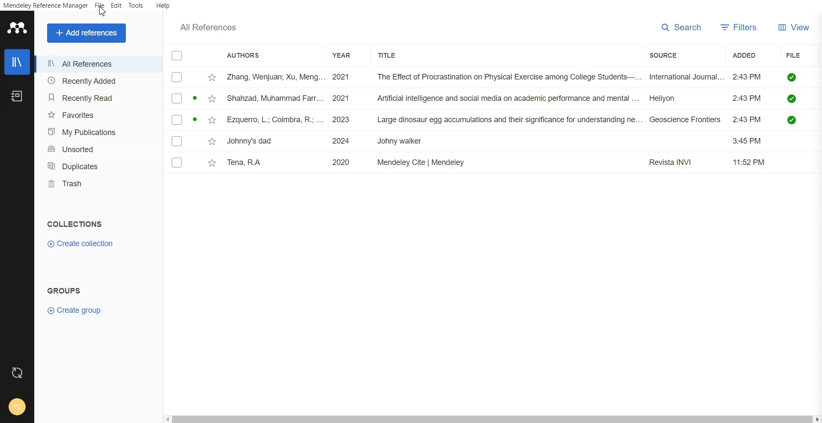 Image resolution: width=822 pixels, height=423 pixels. Describe the element at coordinates (794, 28) in the screenshot. I see `View` at that location.